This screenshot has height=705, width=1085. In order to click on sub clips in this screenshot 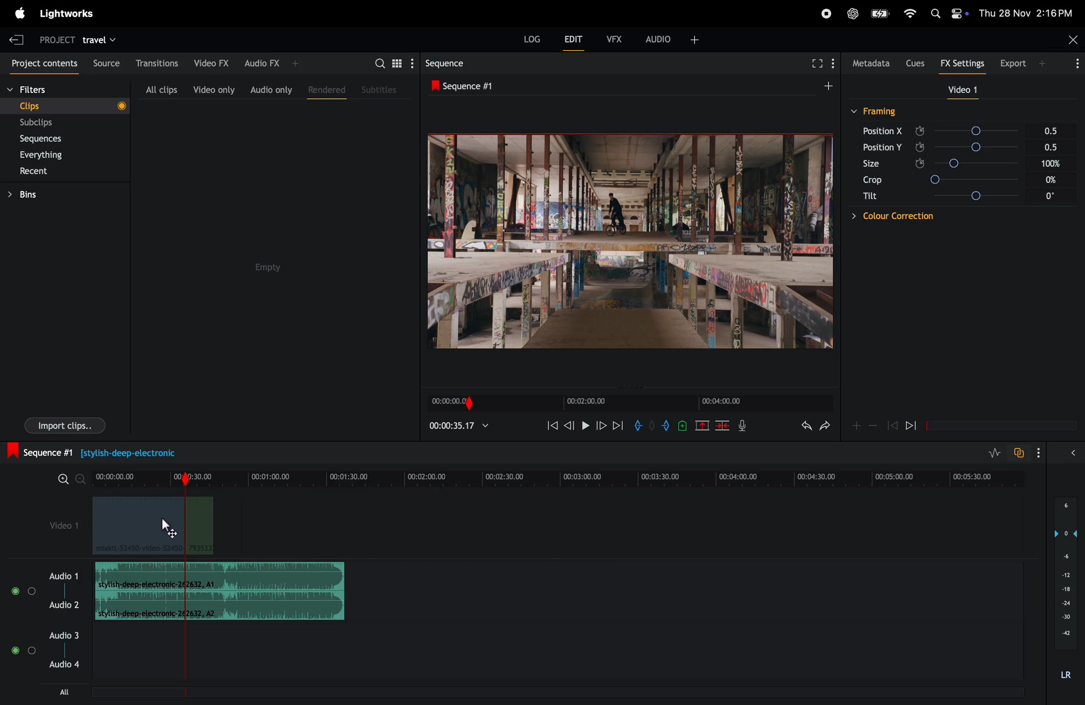, I will do `click(49, 123)`.